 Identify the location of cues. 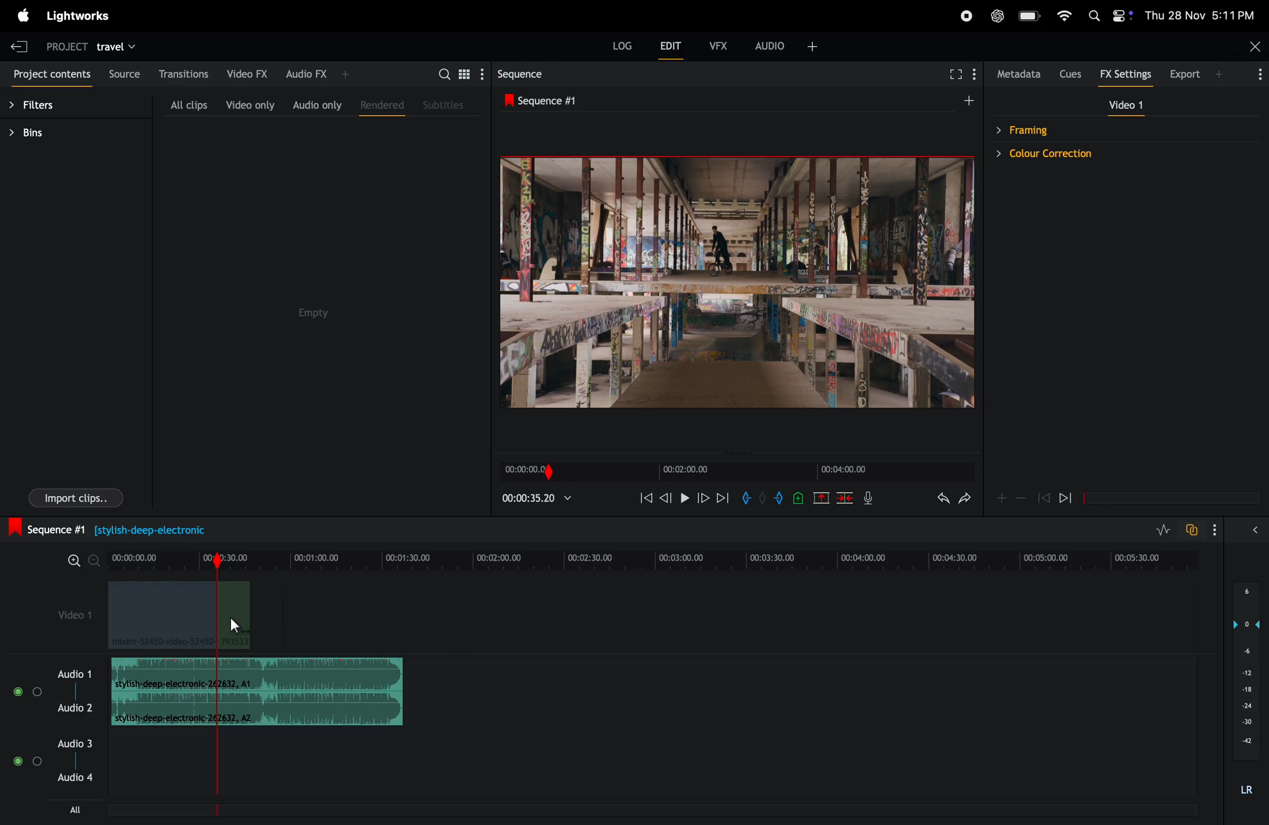
(1070, 74).